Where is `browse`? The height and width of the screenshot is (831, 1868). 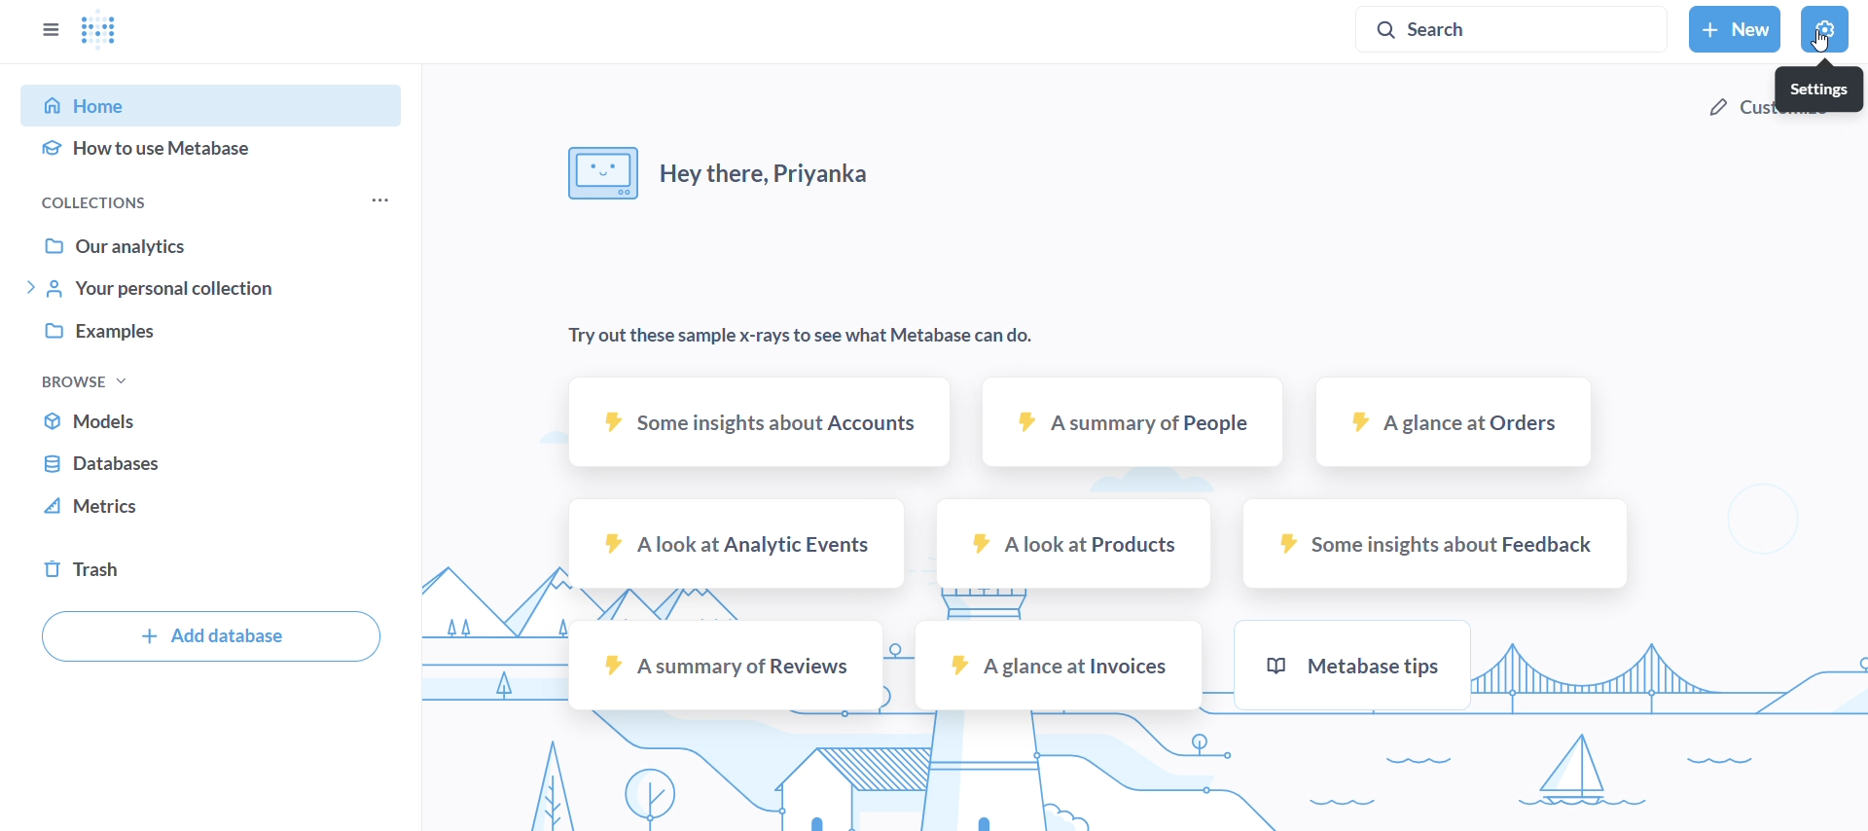
browse is located at coordinates (84, 379).